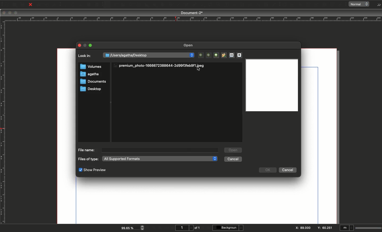 This screenshot has height=232, width=382. Describe the element at coordinates (31, 5) in the screenshot. I see `Close` at that location.